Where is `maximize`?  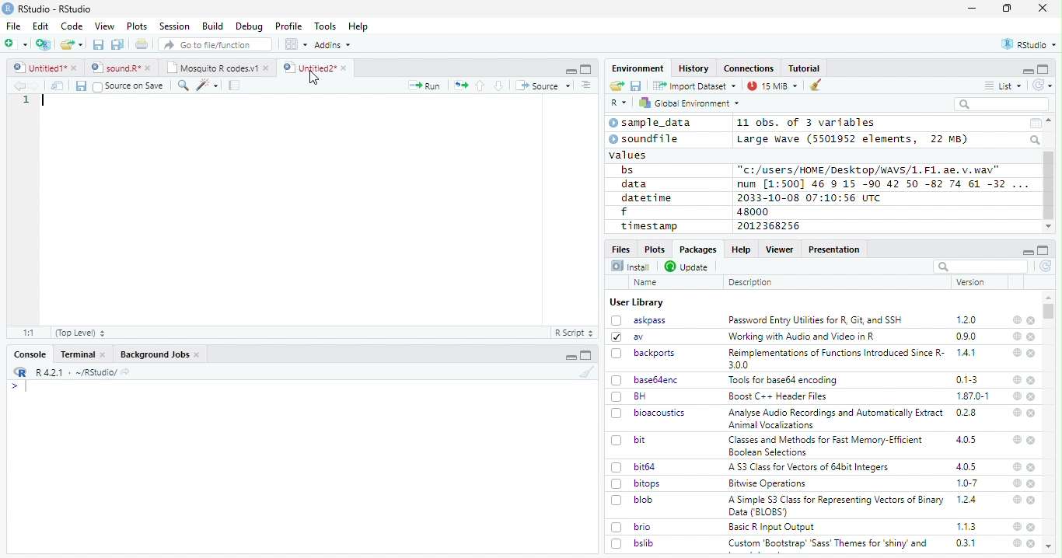
maximize is located at coordinates (1007, 9).